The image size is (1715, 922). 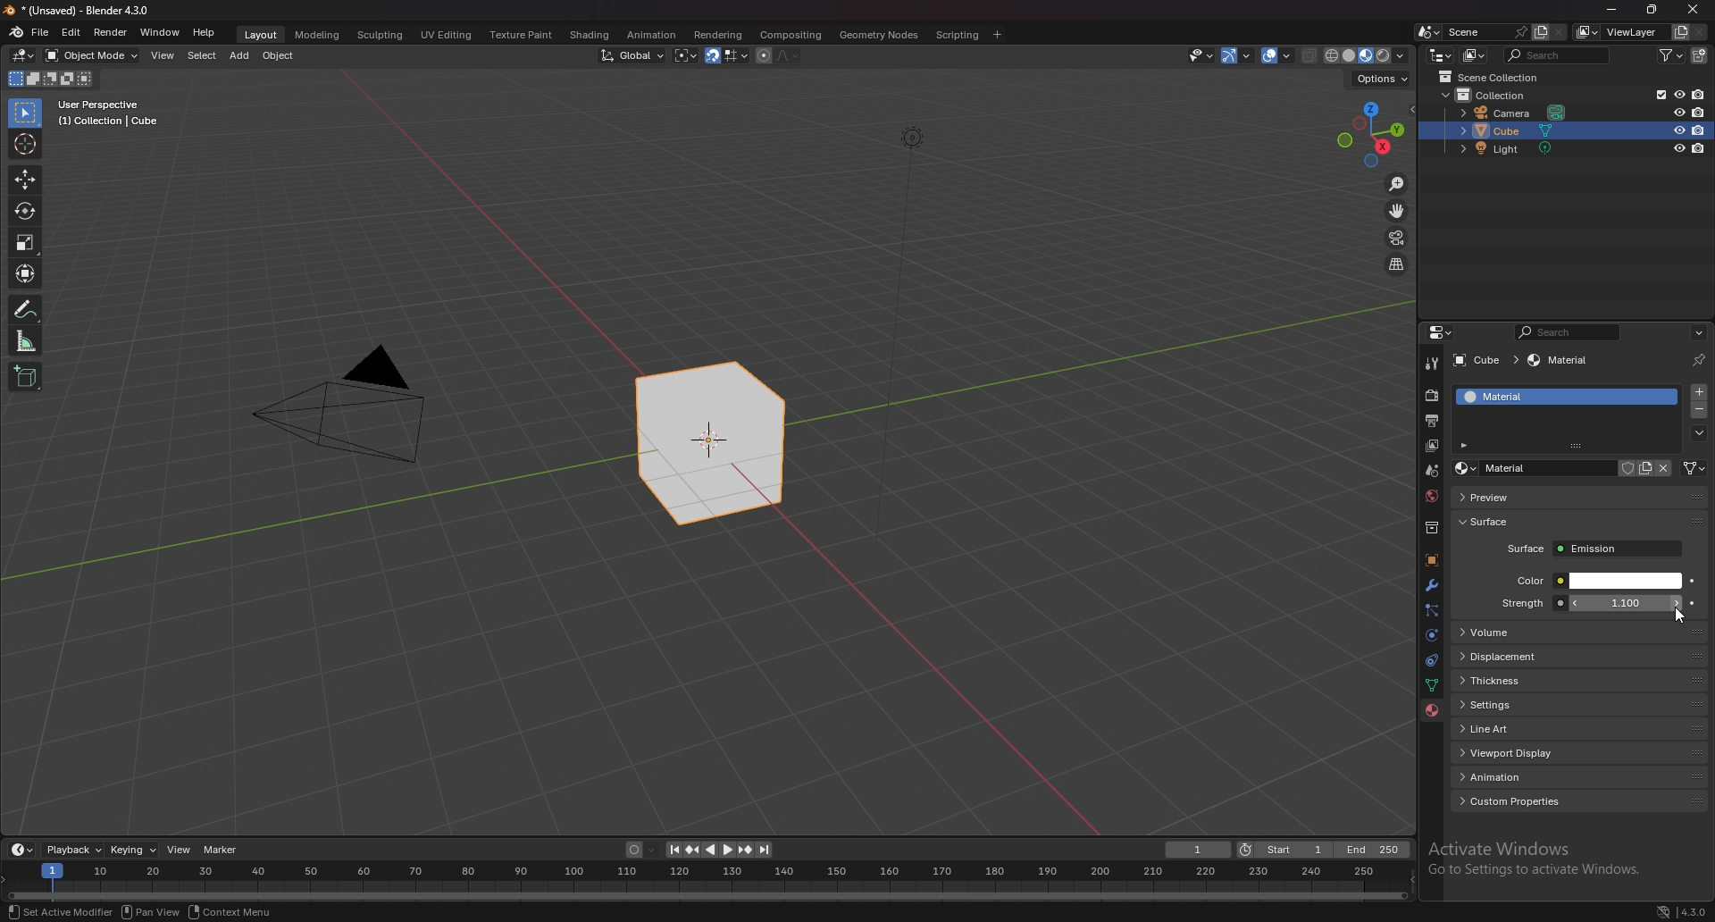 I want to click on auto keying, so click(x=640, y=851).